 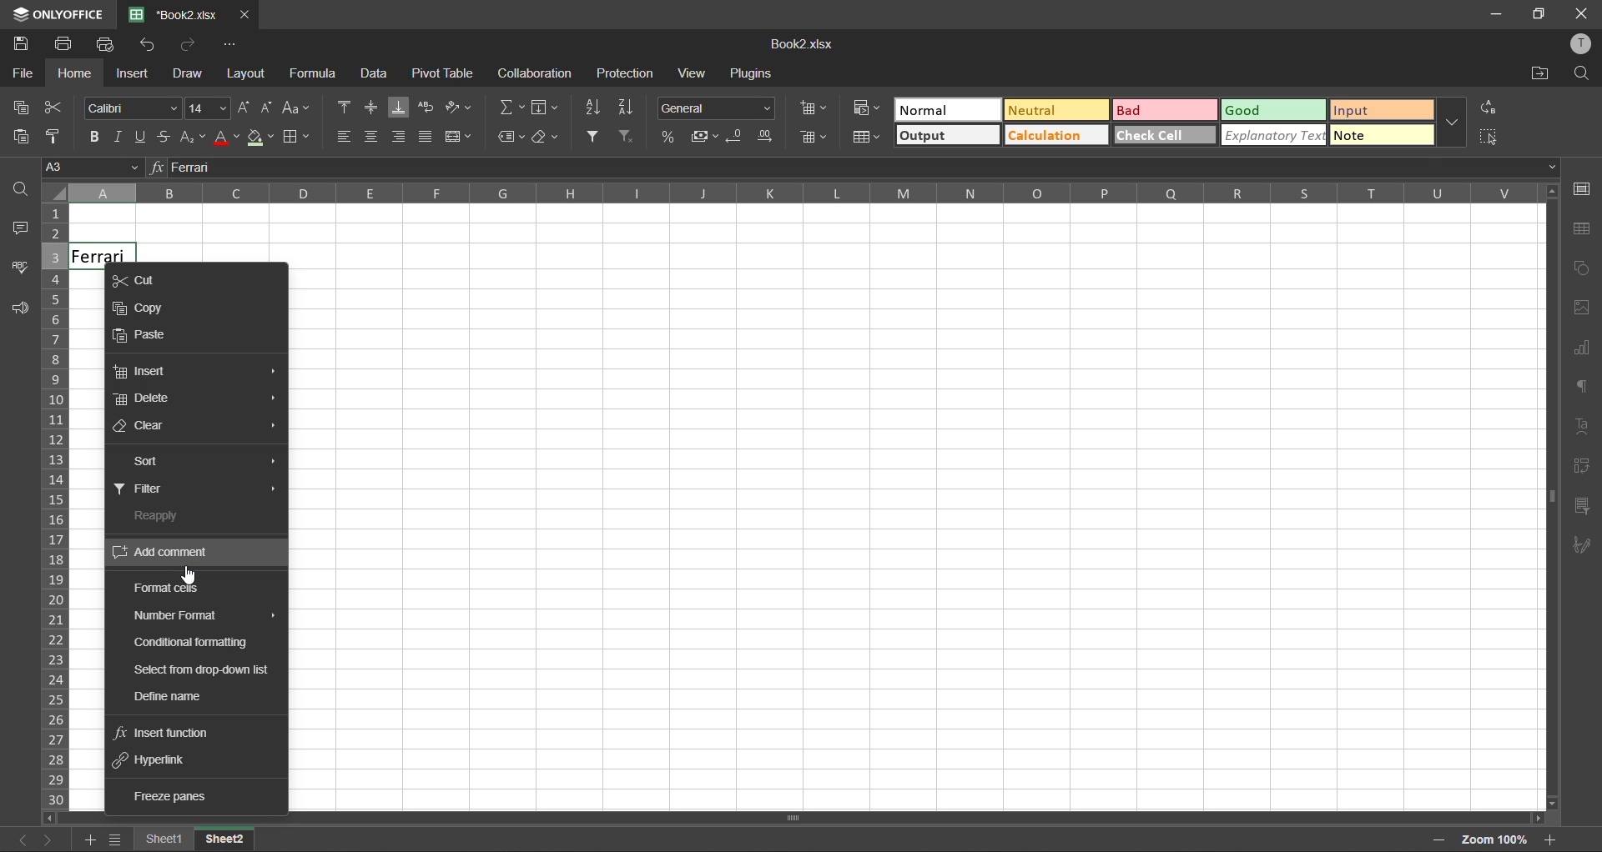 I want to click on strikethrough, so click(x=168, y=136).